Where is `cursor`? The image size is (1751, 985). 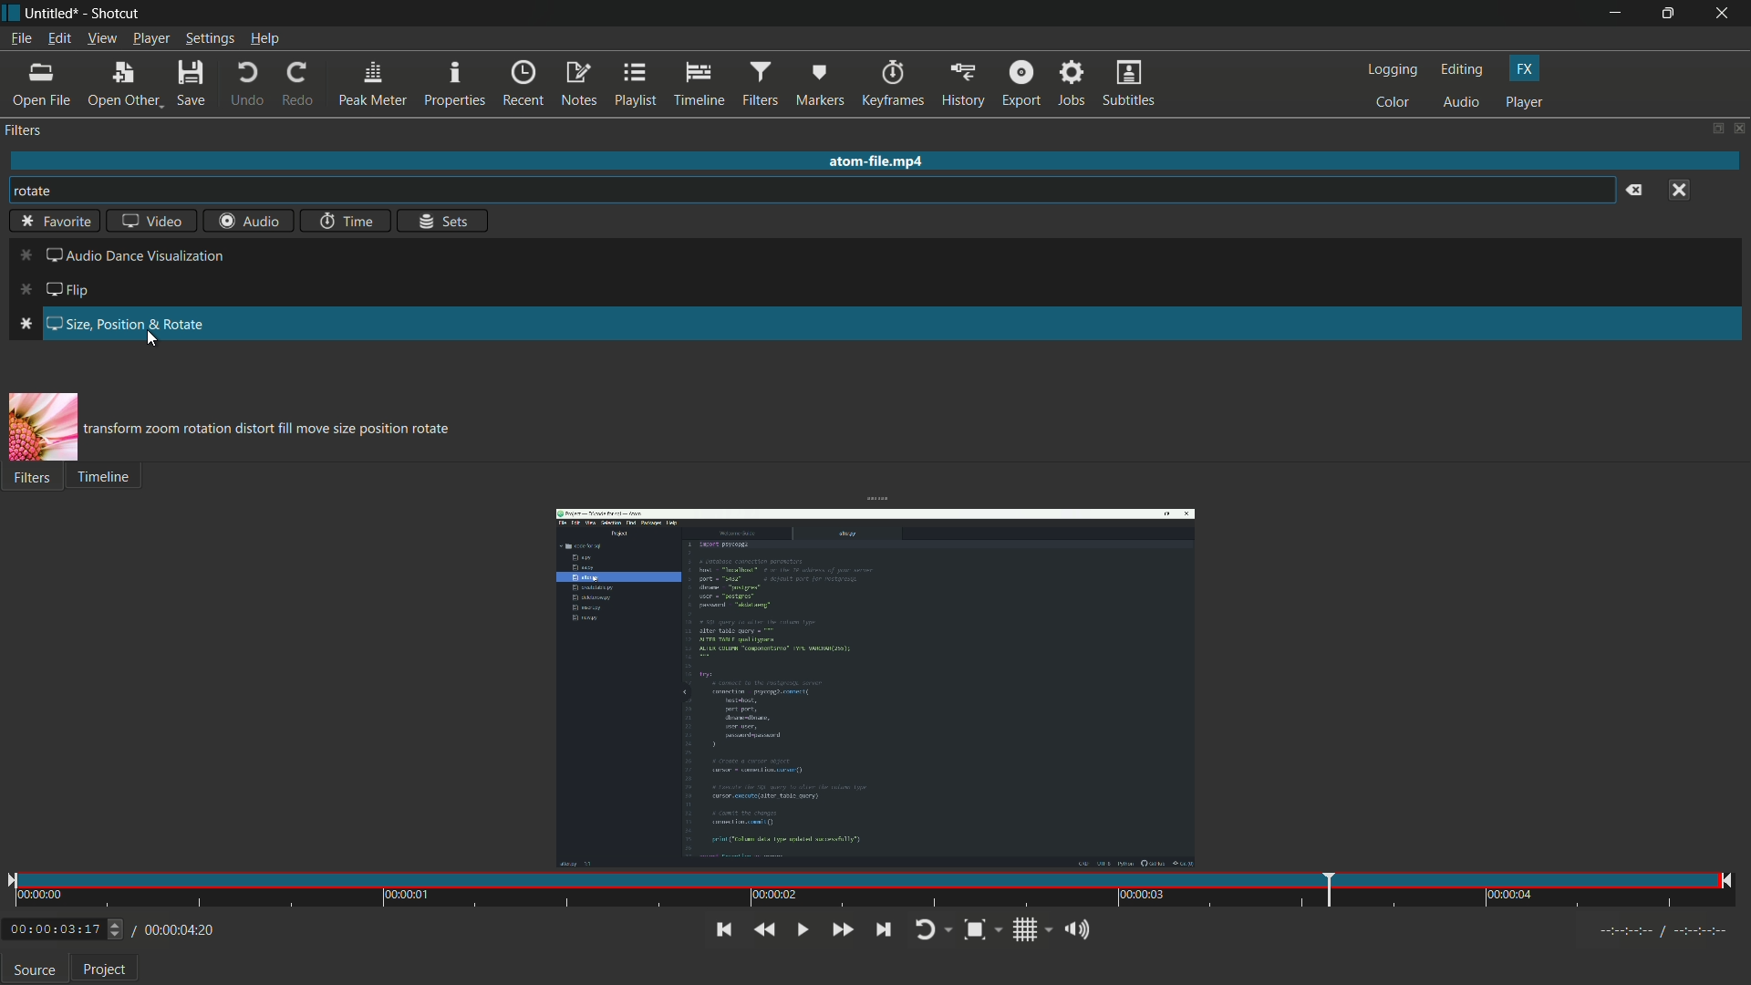
cursor is located at coordinates (25, 443).